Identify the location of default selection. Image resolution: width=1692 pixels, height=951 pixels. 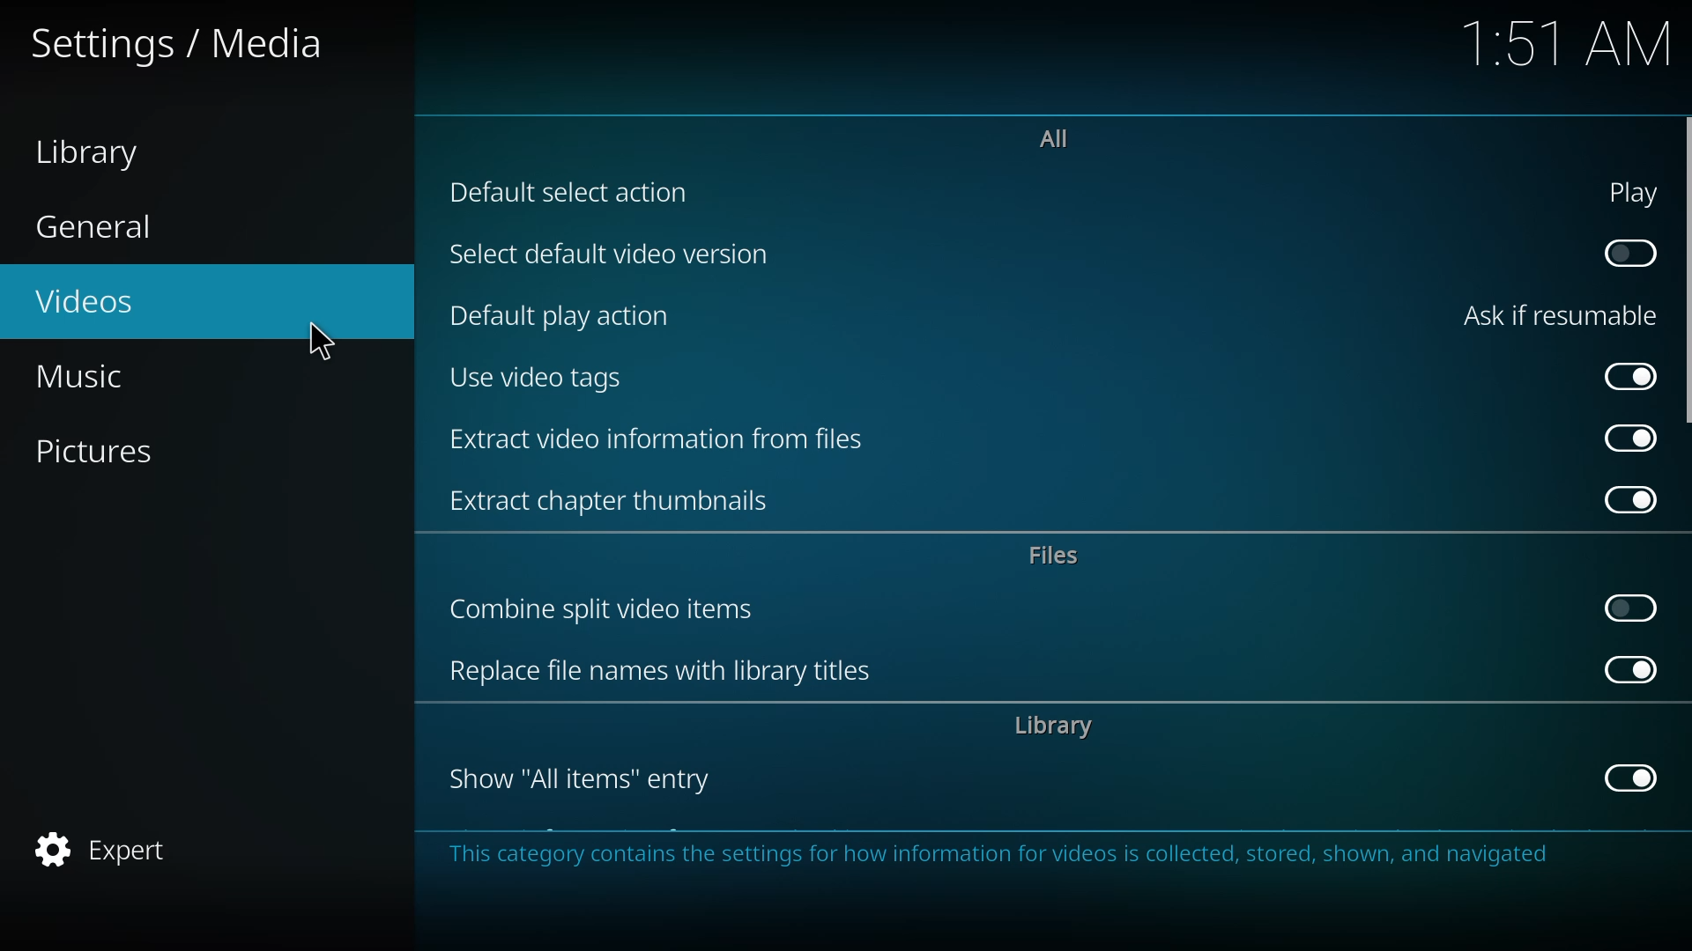
(574, 193).